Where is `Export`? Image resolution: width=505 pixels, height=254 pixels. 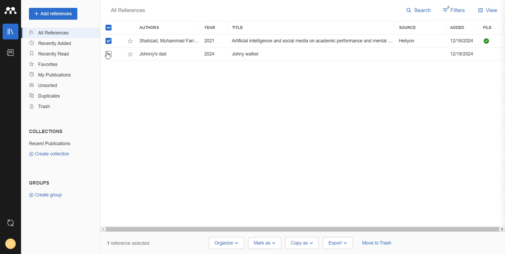 Export is located at coordinates (338, 243).